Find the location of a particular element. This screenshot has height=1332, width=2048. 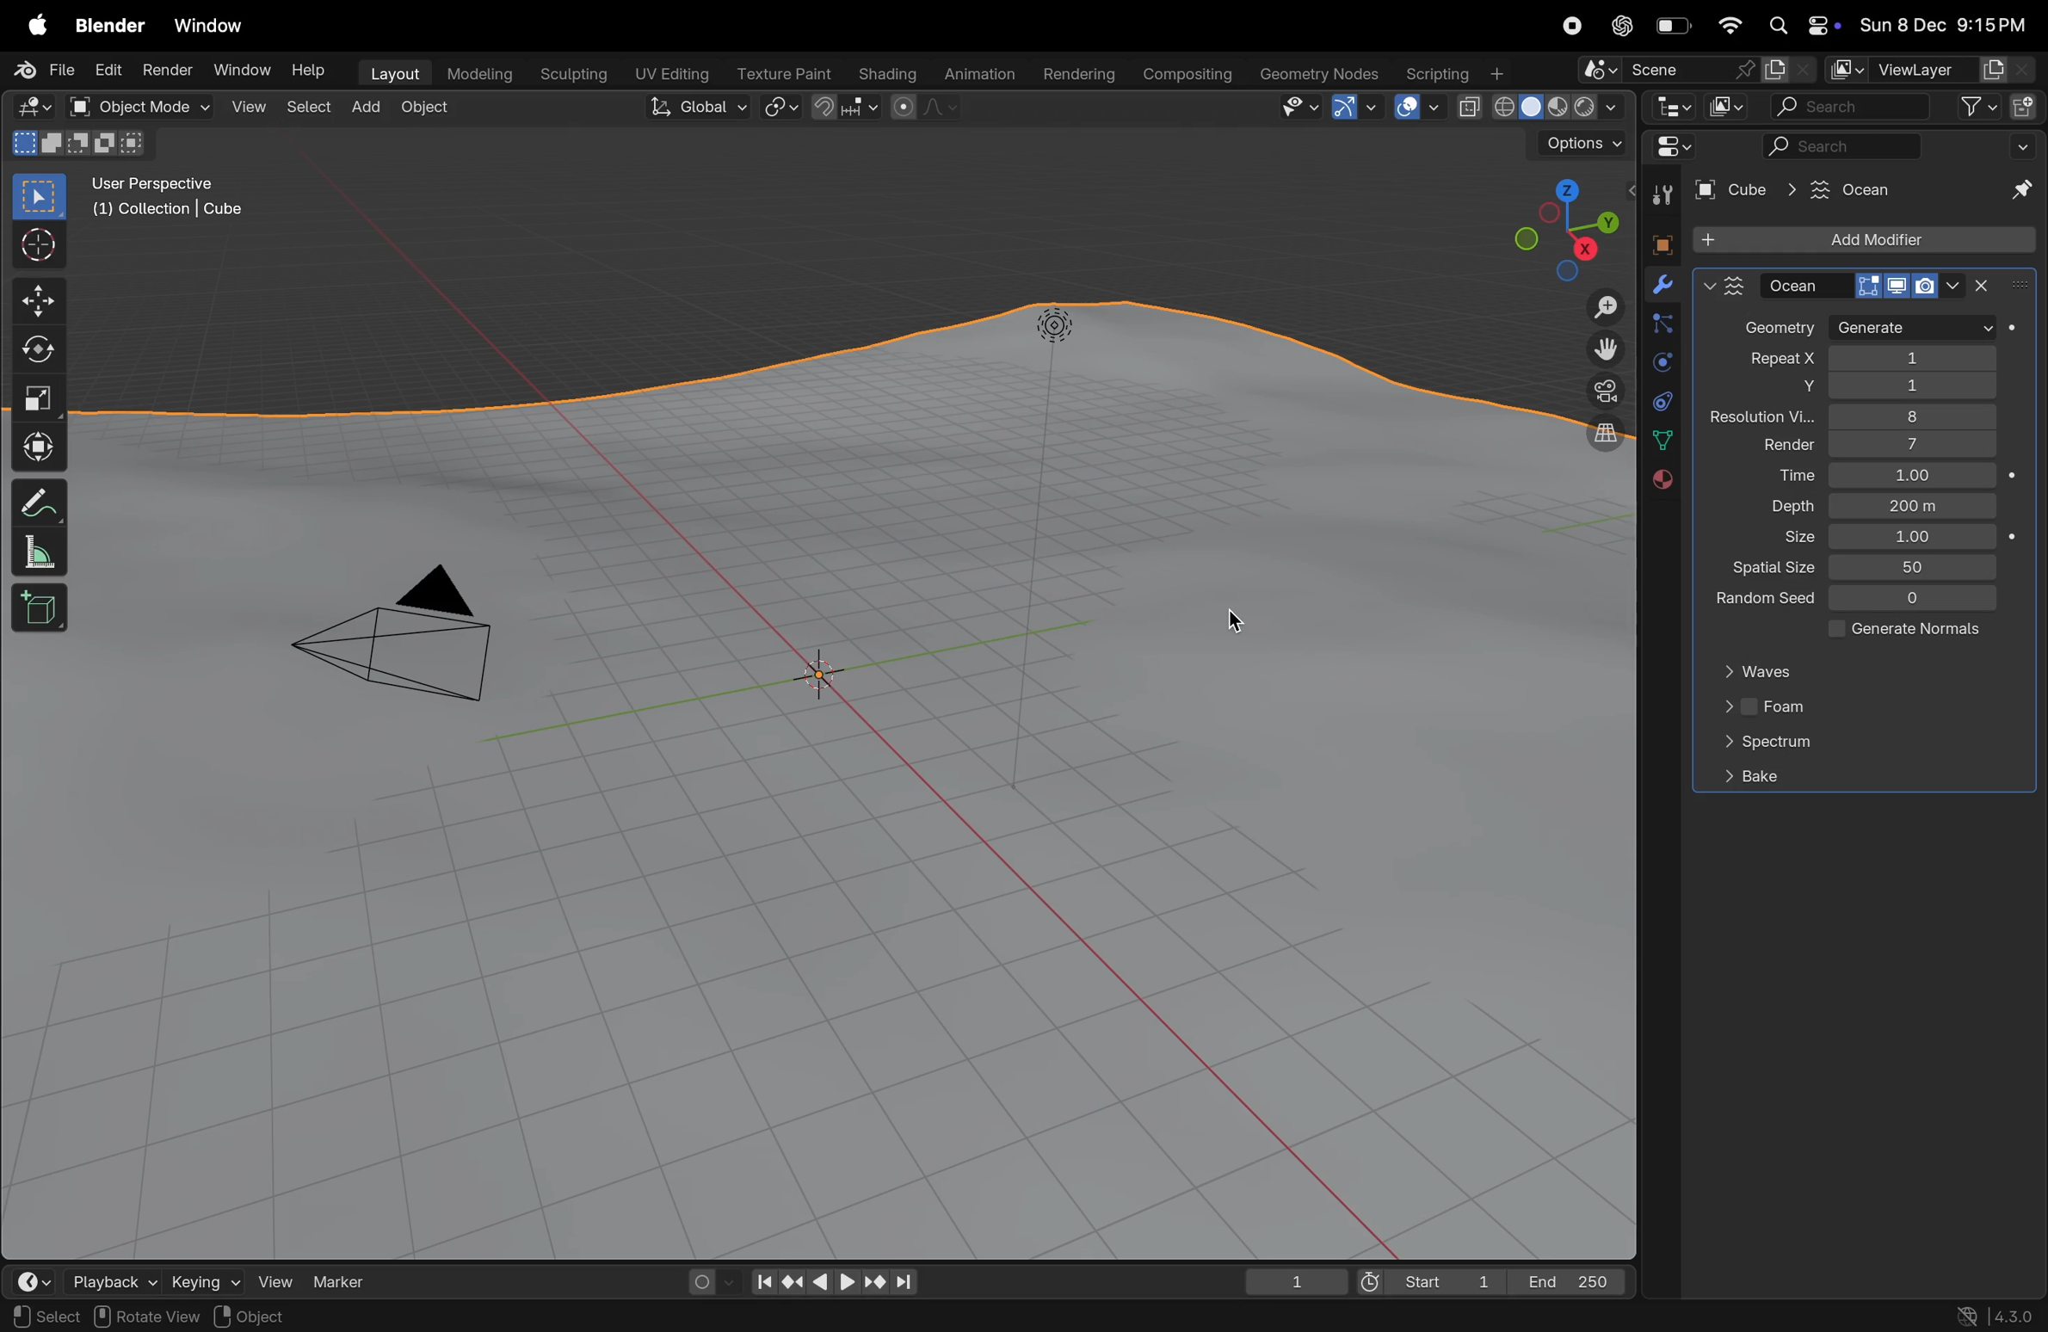

playbacks controls is located at coordinates (834, 1283).